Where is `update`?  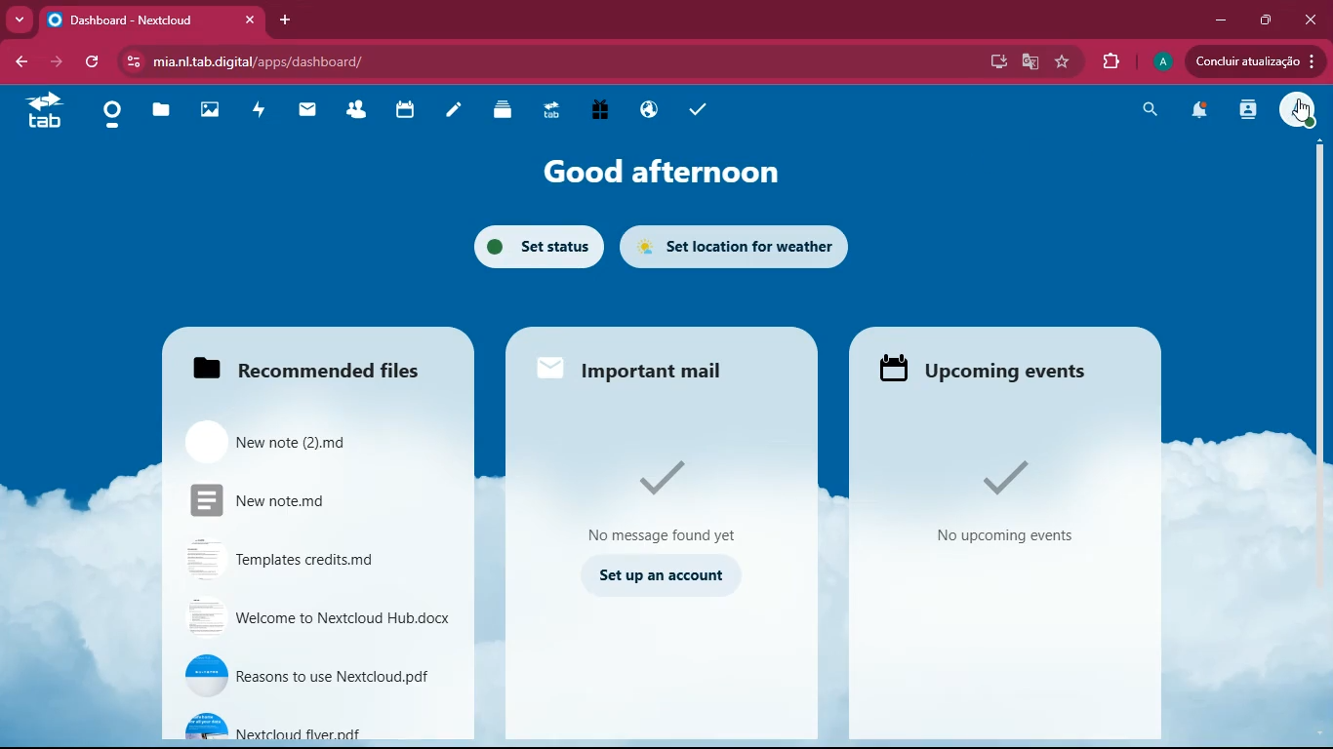
update is located at coordinates (1250, 61).